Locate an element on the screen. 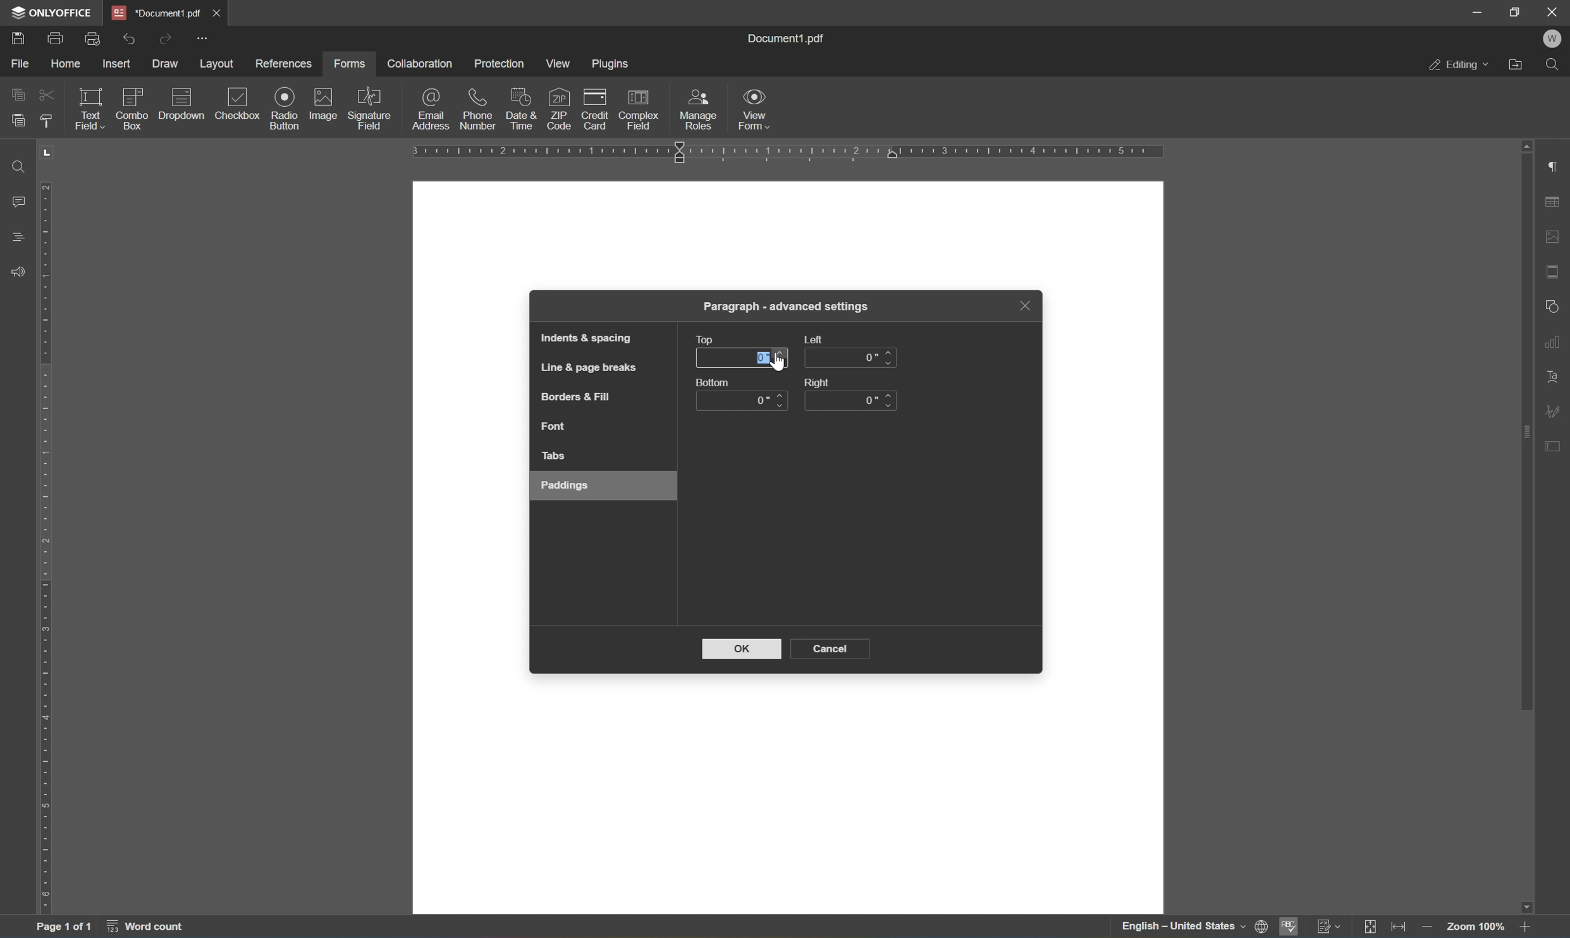 The height and width of the screenshot is (938, 1570). view form is located at coordinates (761, 111).